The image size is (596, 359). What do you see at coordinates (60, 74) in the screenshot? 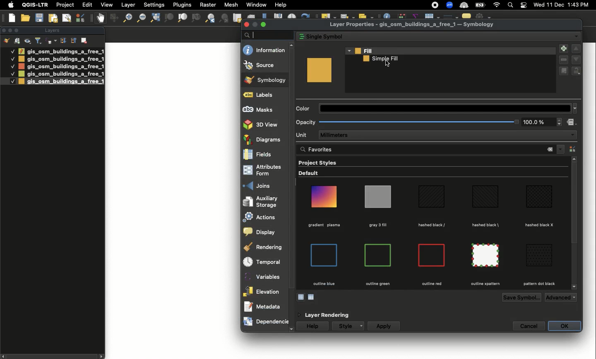
I see `gis_osm_buildings_a_free_1` at bounding box center [60, 74].